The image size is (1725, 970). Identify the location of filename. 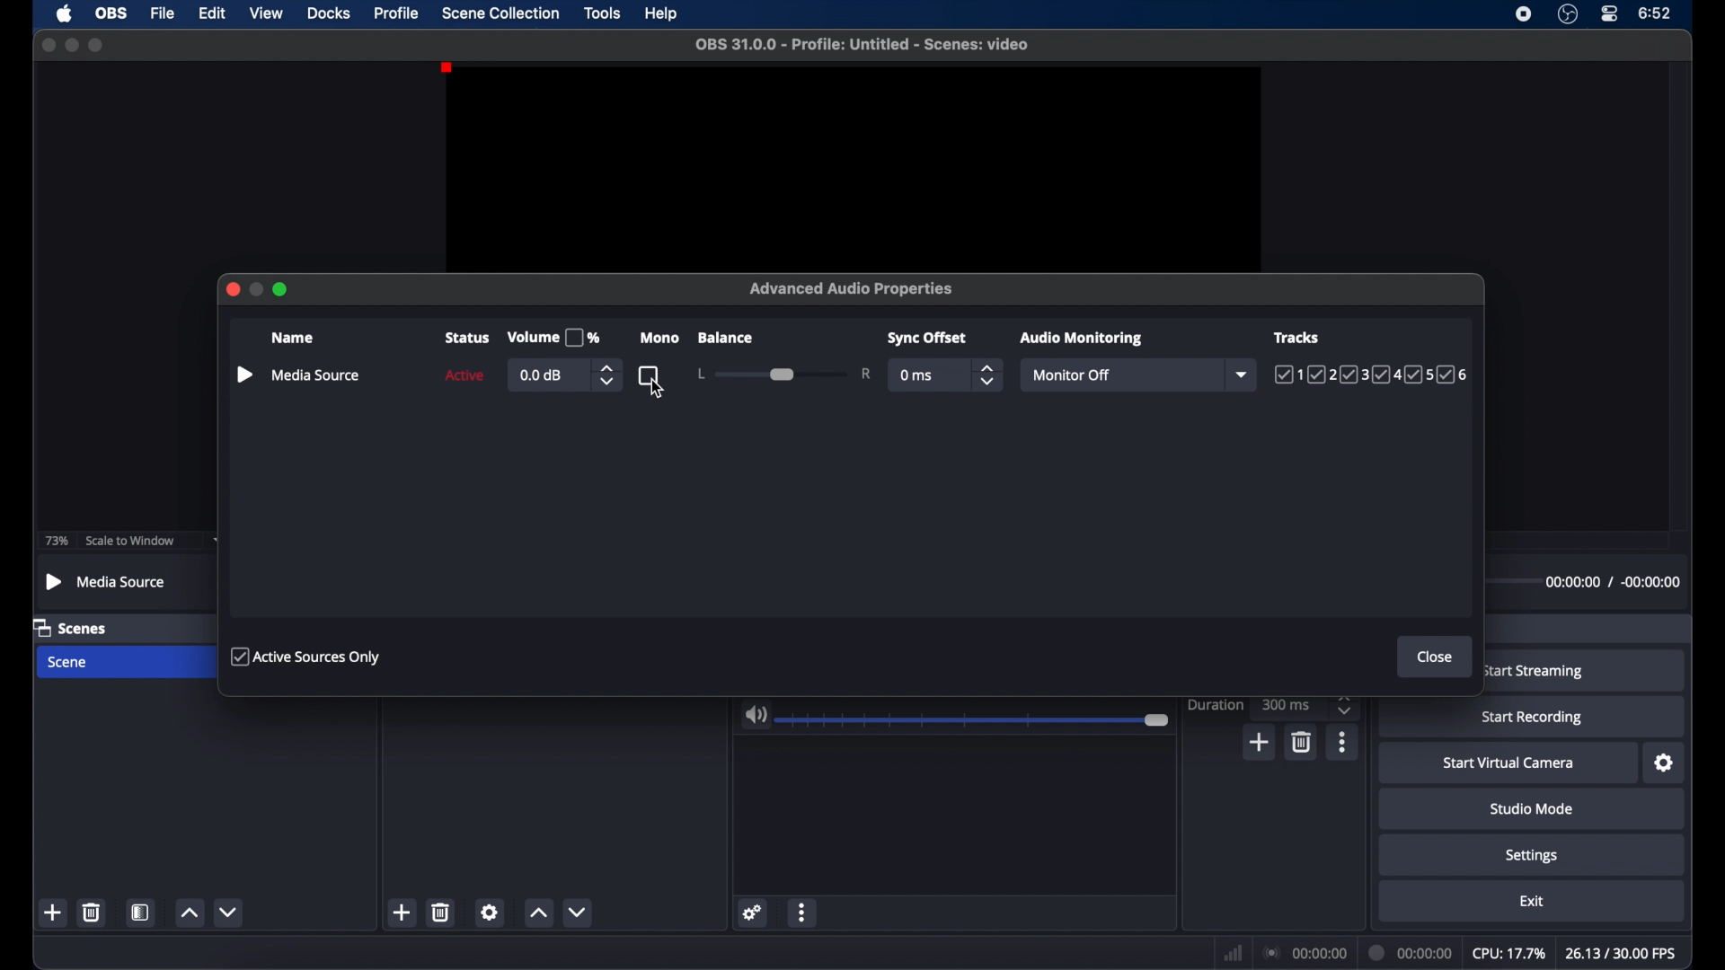
(862, 45).